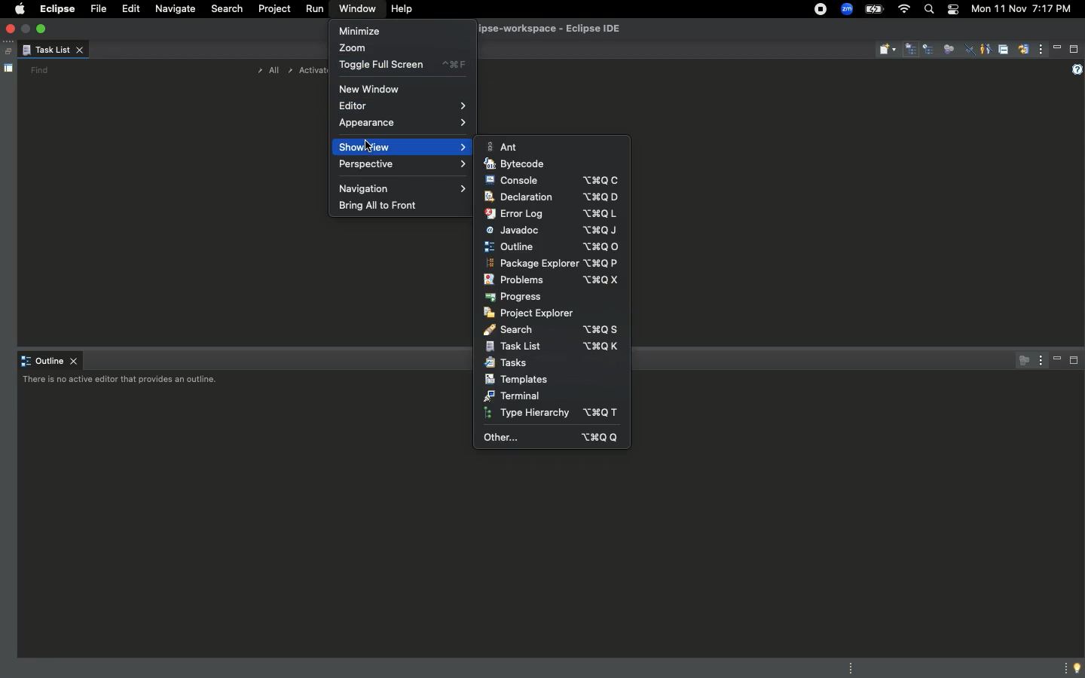  What do you see at coordinates (551, 246) in the screenshot?
I see `Outline` at bounding box center [551, 246].